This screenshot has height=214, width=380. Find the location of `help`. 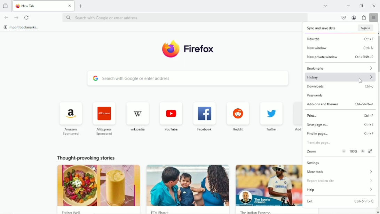

help is located at coordinates (342, 190).